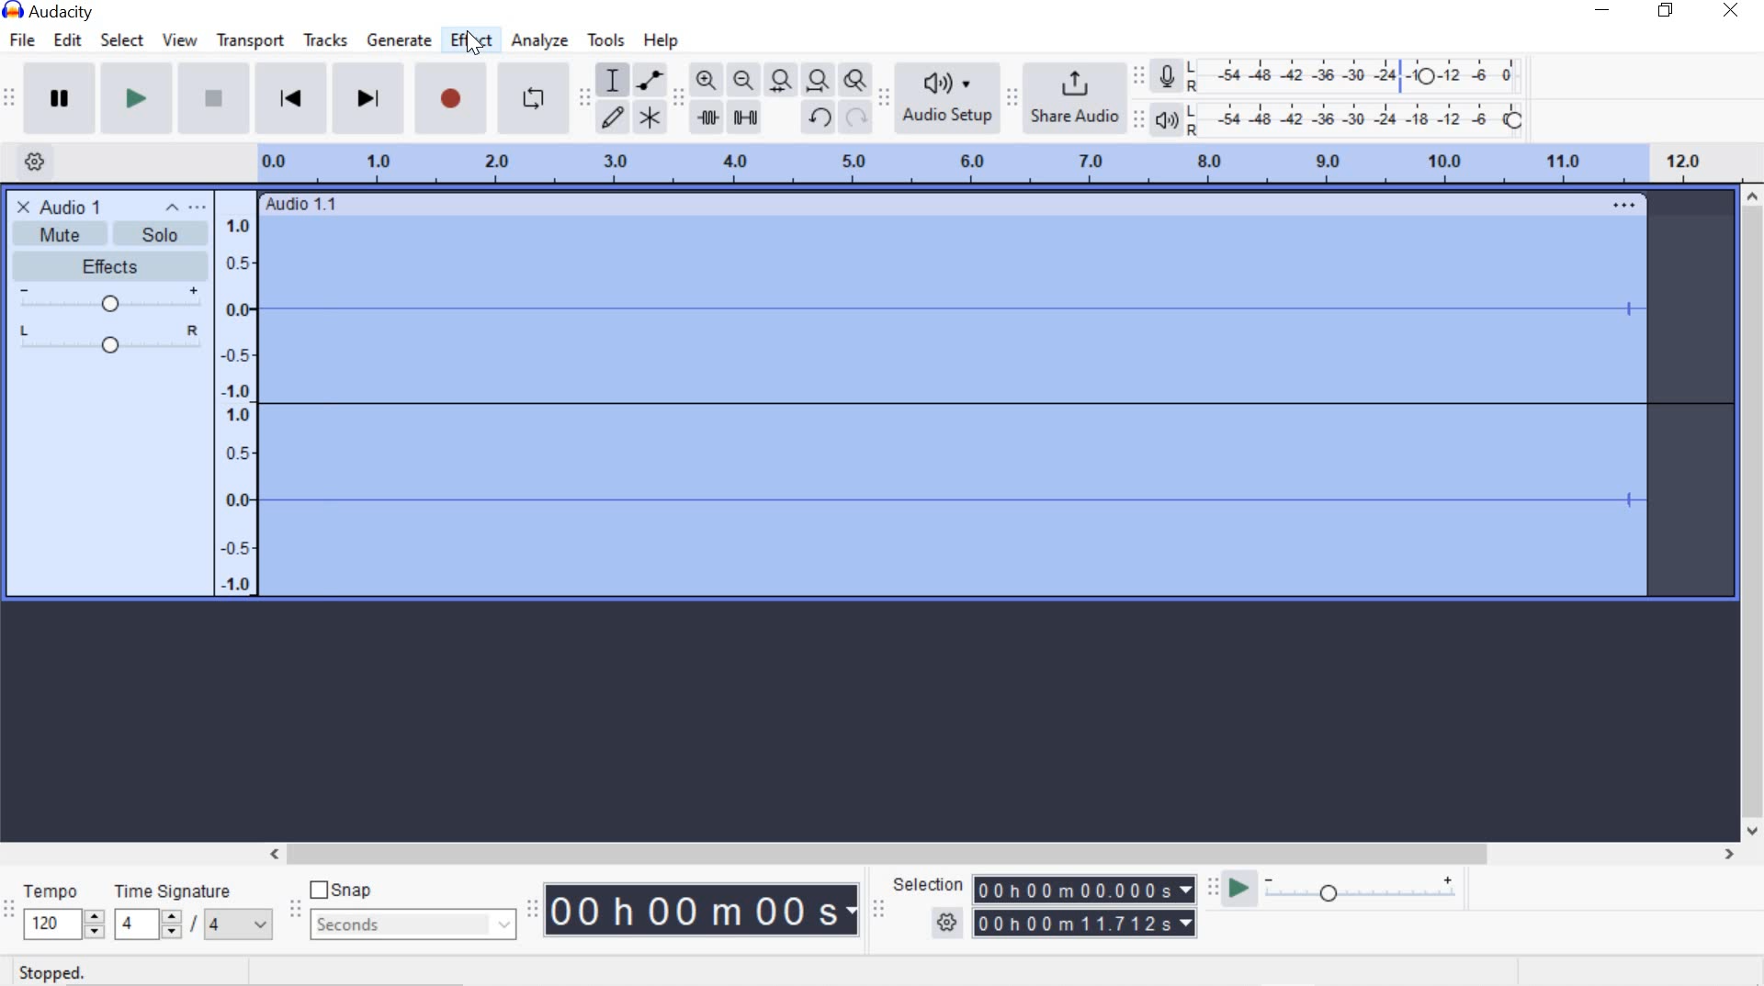  I want to click on Selection Toolbar, so click(877, 908).